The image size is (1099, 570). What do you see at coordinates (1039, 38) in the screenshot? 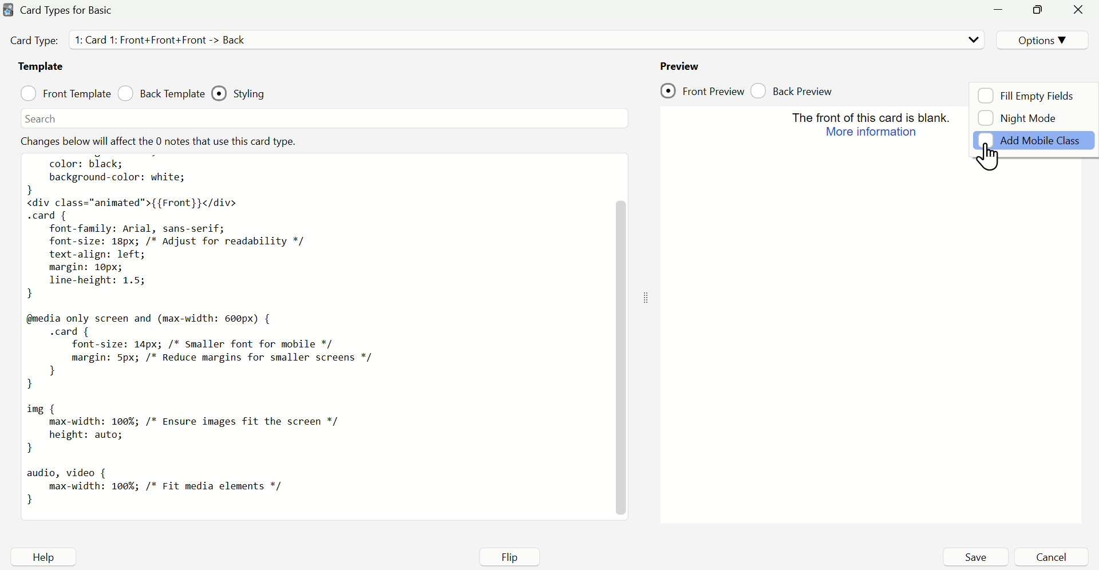
I see `Options` at bounding box center [1039, 38].